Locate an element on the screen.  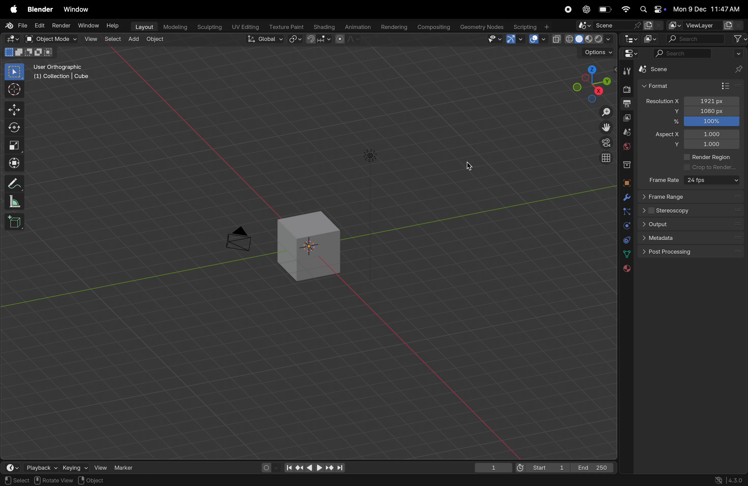
editor type is located at coordinates (629, 55).